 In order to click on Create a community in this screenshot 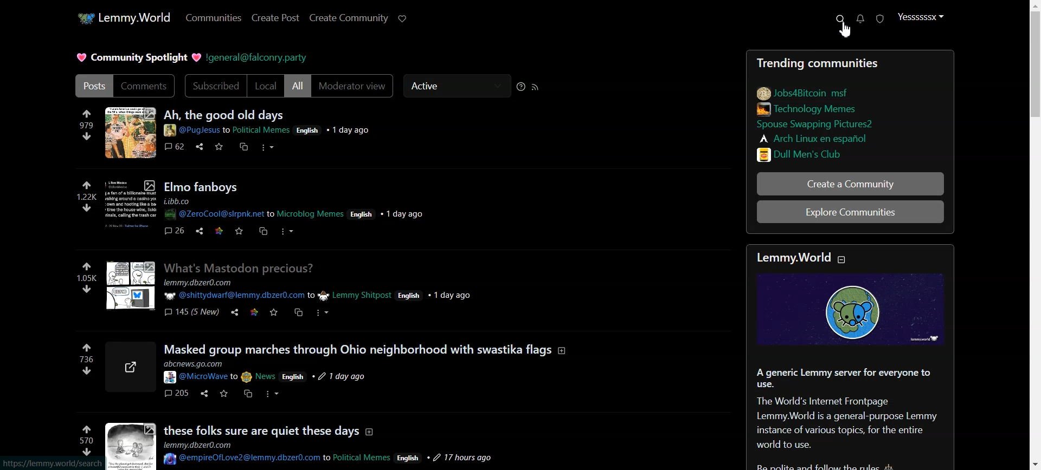, I will do `click(851, 183)`.